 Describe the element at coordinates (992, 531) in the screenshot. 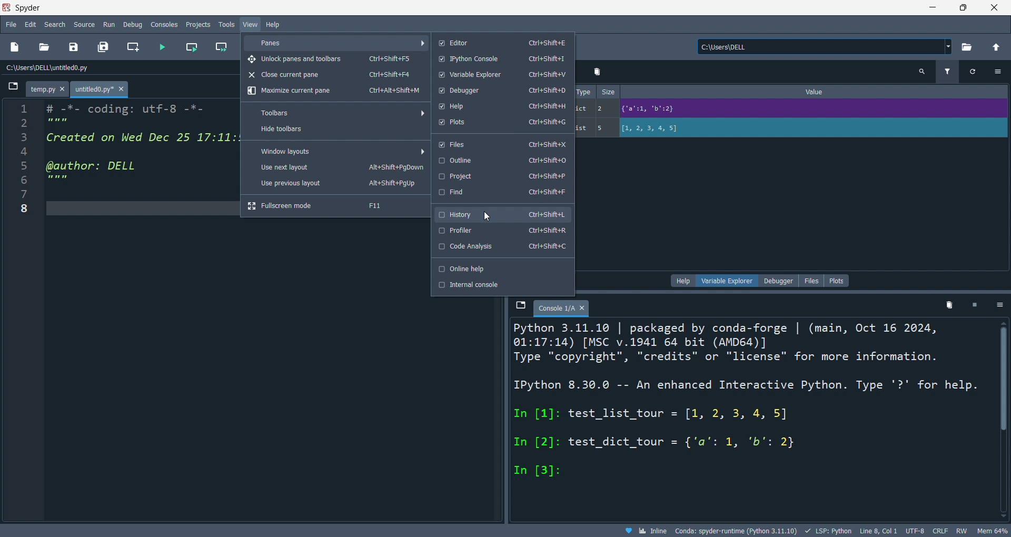

I see `memory usage` at that location.